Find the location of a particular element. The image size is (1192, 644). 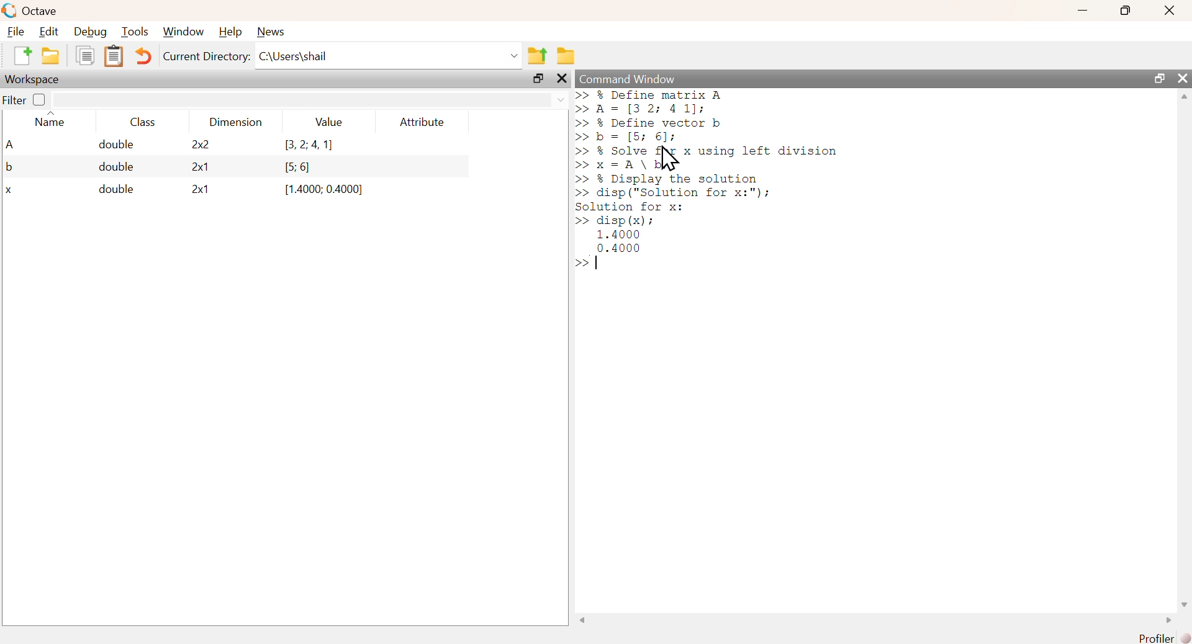

paste is located at coordinates (116, 58).